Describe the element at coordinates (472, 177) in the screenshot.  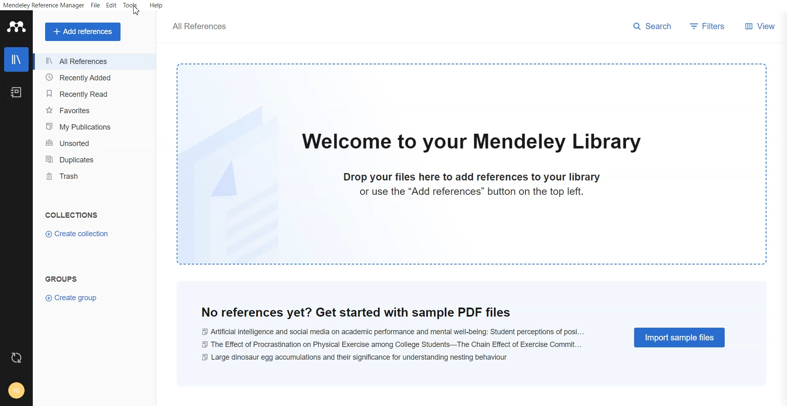
I see `drop your files here to add references to your library` at that location.